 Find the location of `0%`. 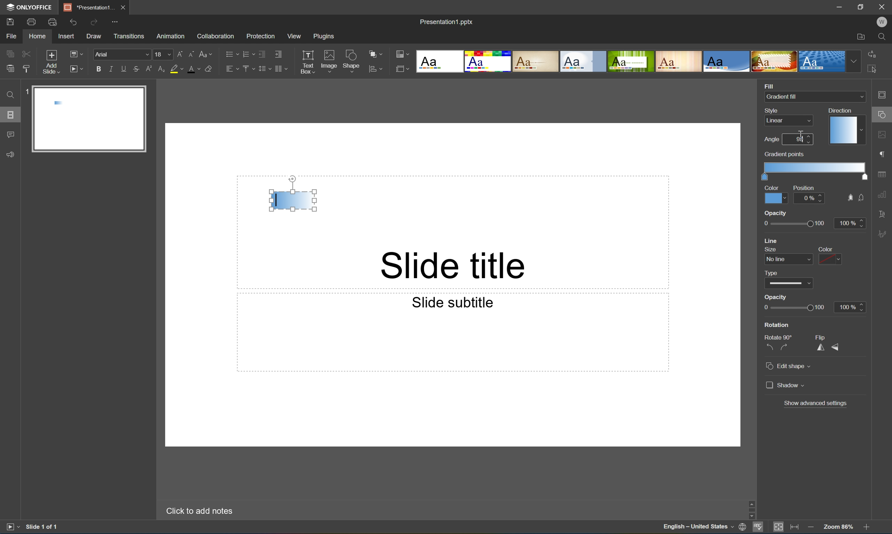

0% is located at coordinates (810, 198).